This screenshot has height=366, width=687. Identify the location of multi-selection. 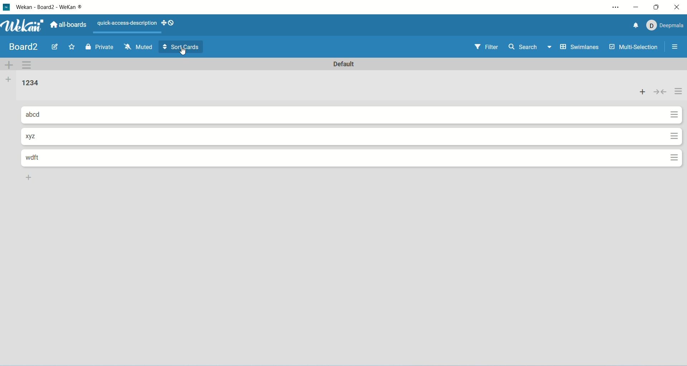
(634, 47).